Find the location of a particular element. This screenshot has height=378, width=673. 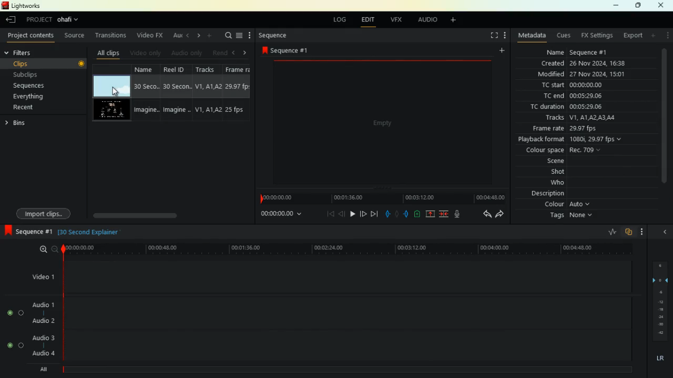

scene is located at coordinates (558, 162).